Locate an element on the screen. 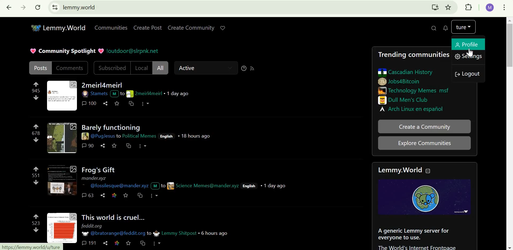  url is located at coordinates (32, 247).